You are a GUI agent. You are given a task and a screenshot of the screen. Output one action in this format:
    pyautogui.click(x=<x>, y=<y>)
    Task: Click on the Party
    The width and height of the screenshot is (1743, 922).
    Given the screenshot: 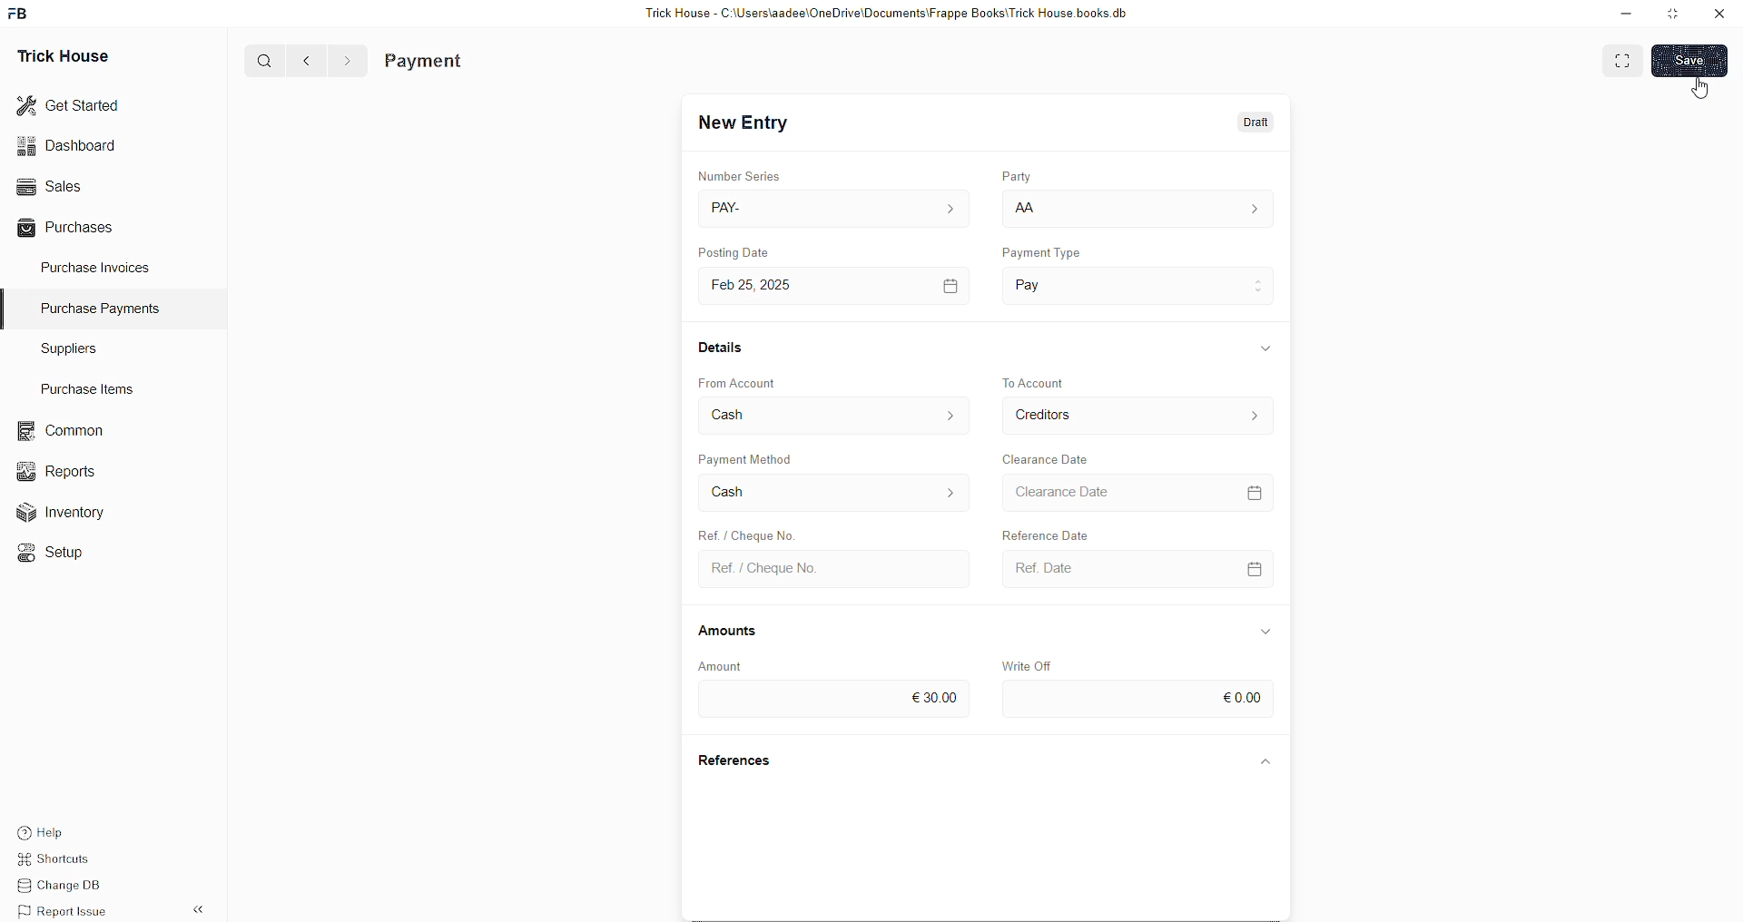 What is the action you would take?
    pyautogui.click(x=1009, y=178)
    